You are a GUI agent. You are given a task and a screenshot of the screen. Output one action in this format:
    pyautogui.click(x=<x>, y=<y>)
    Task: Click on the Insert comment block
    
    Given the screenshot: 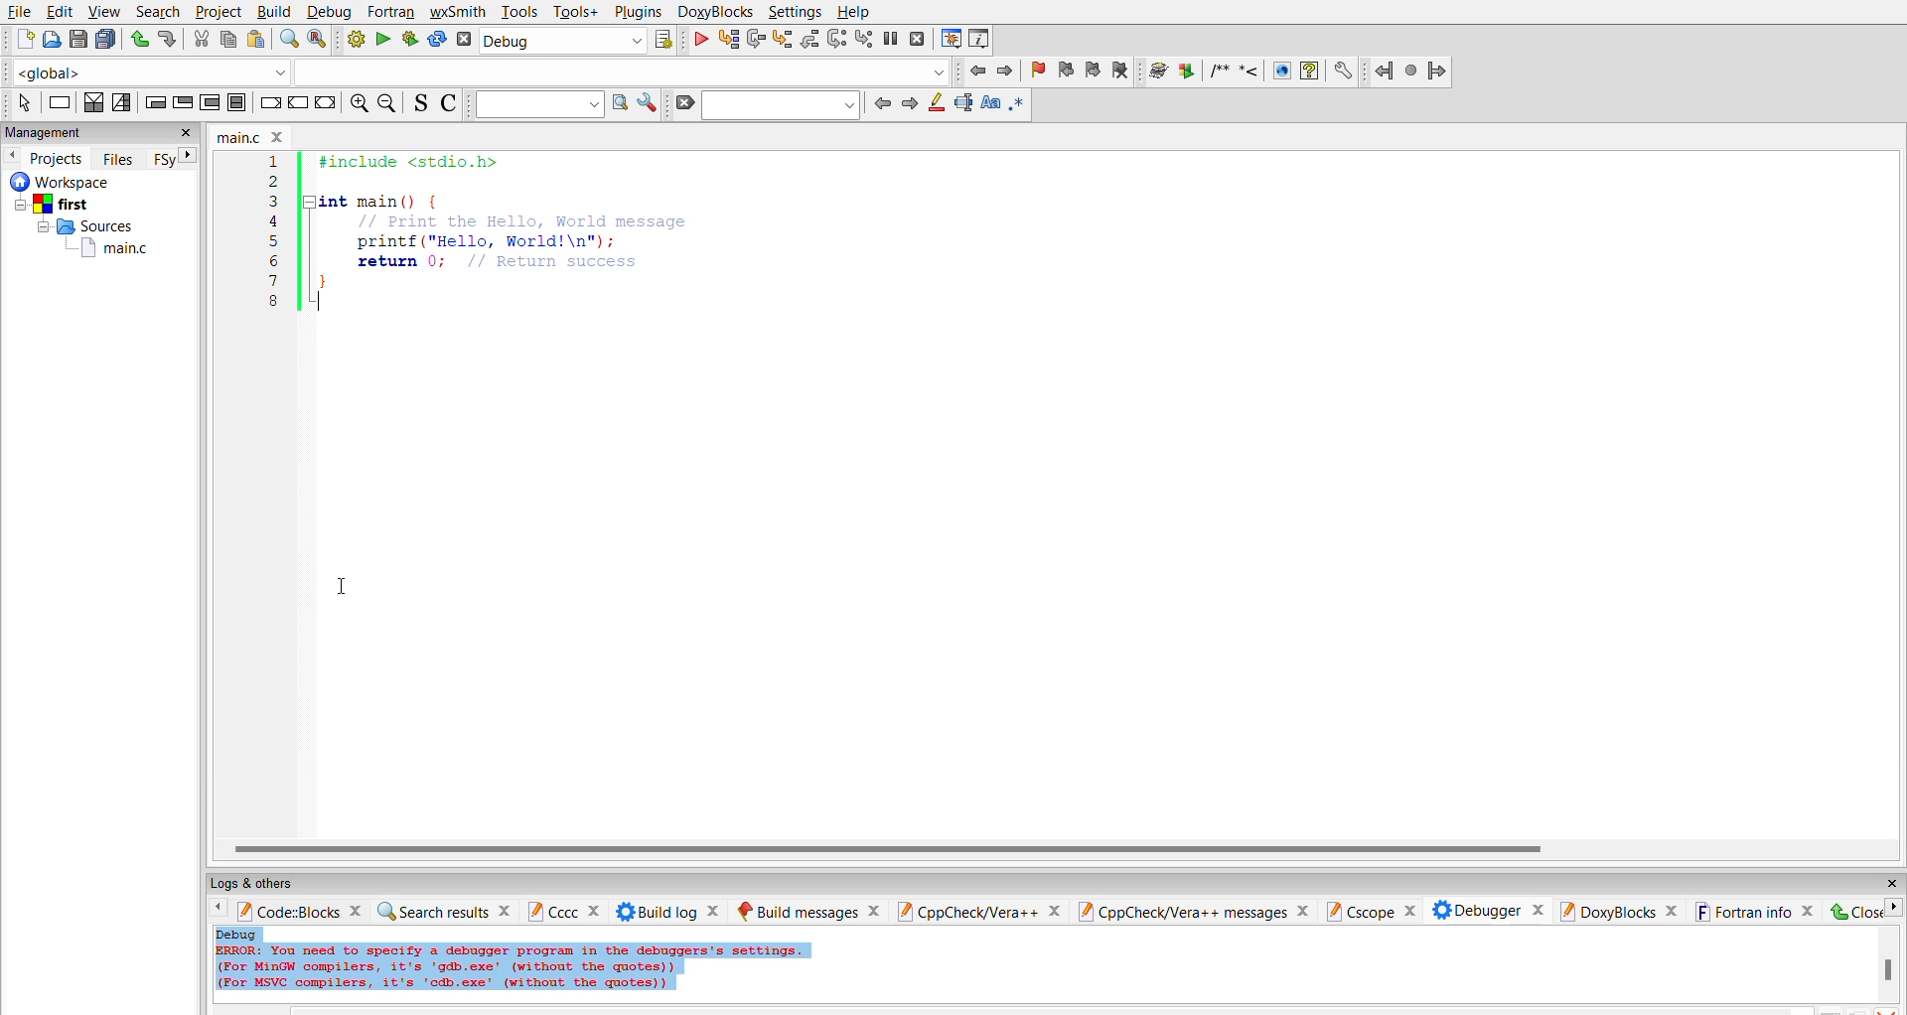 What is the action you would take?
    pyautogui.click(x=1221, y=71)
    